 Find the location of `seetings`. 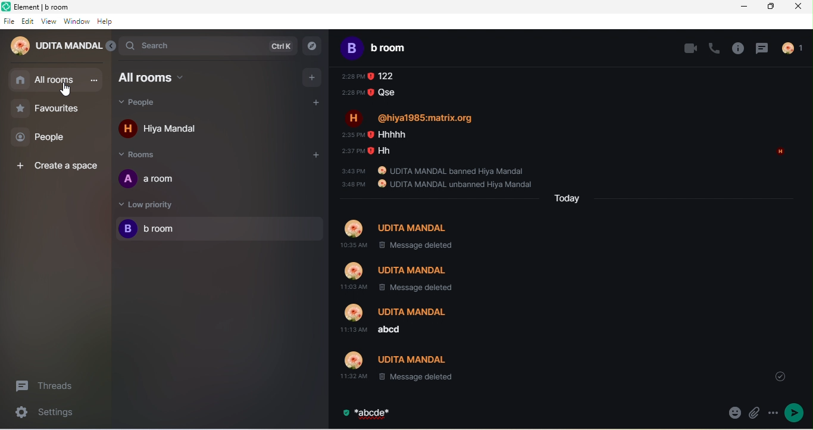

seetings is located at coordinates (52, 414).